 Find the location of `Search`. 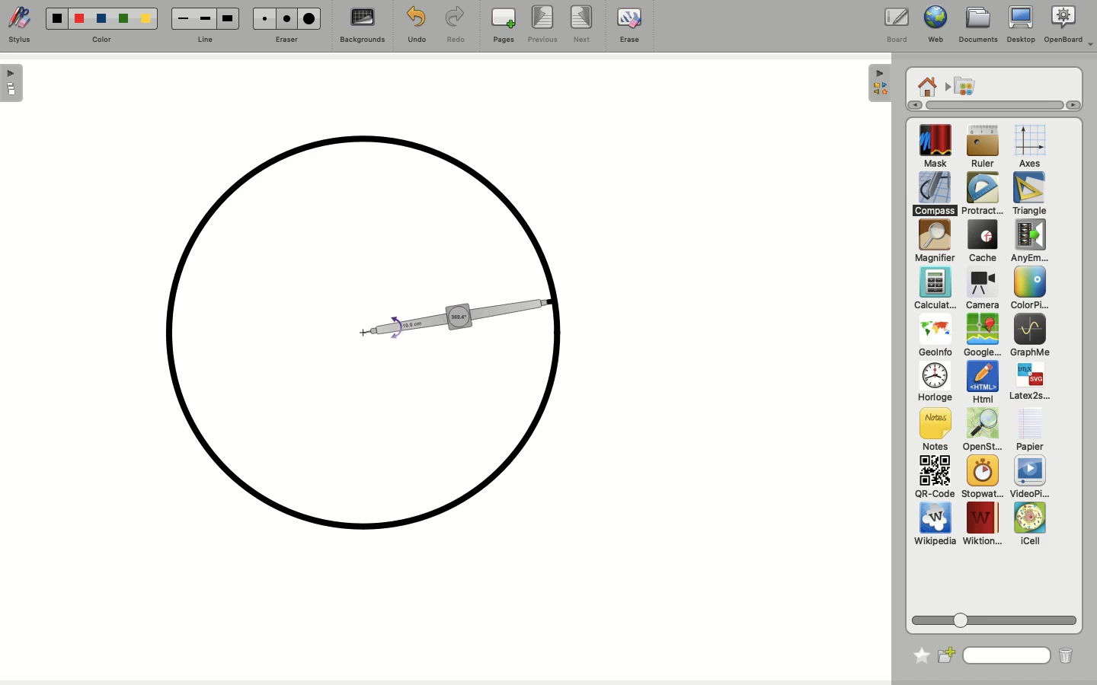

Search is located at coordinates (1007, 654).